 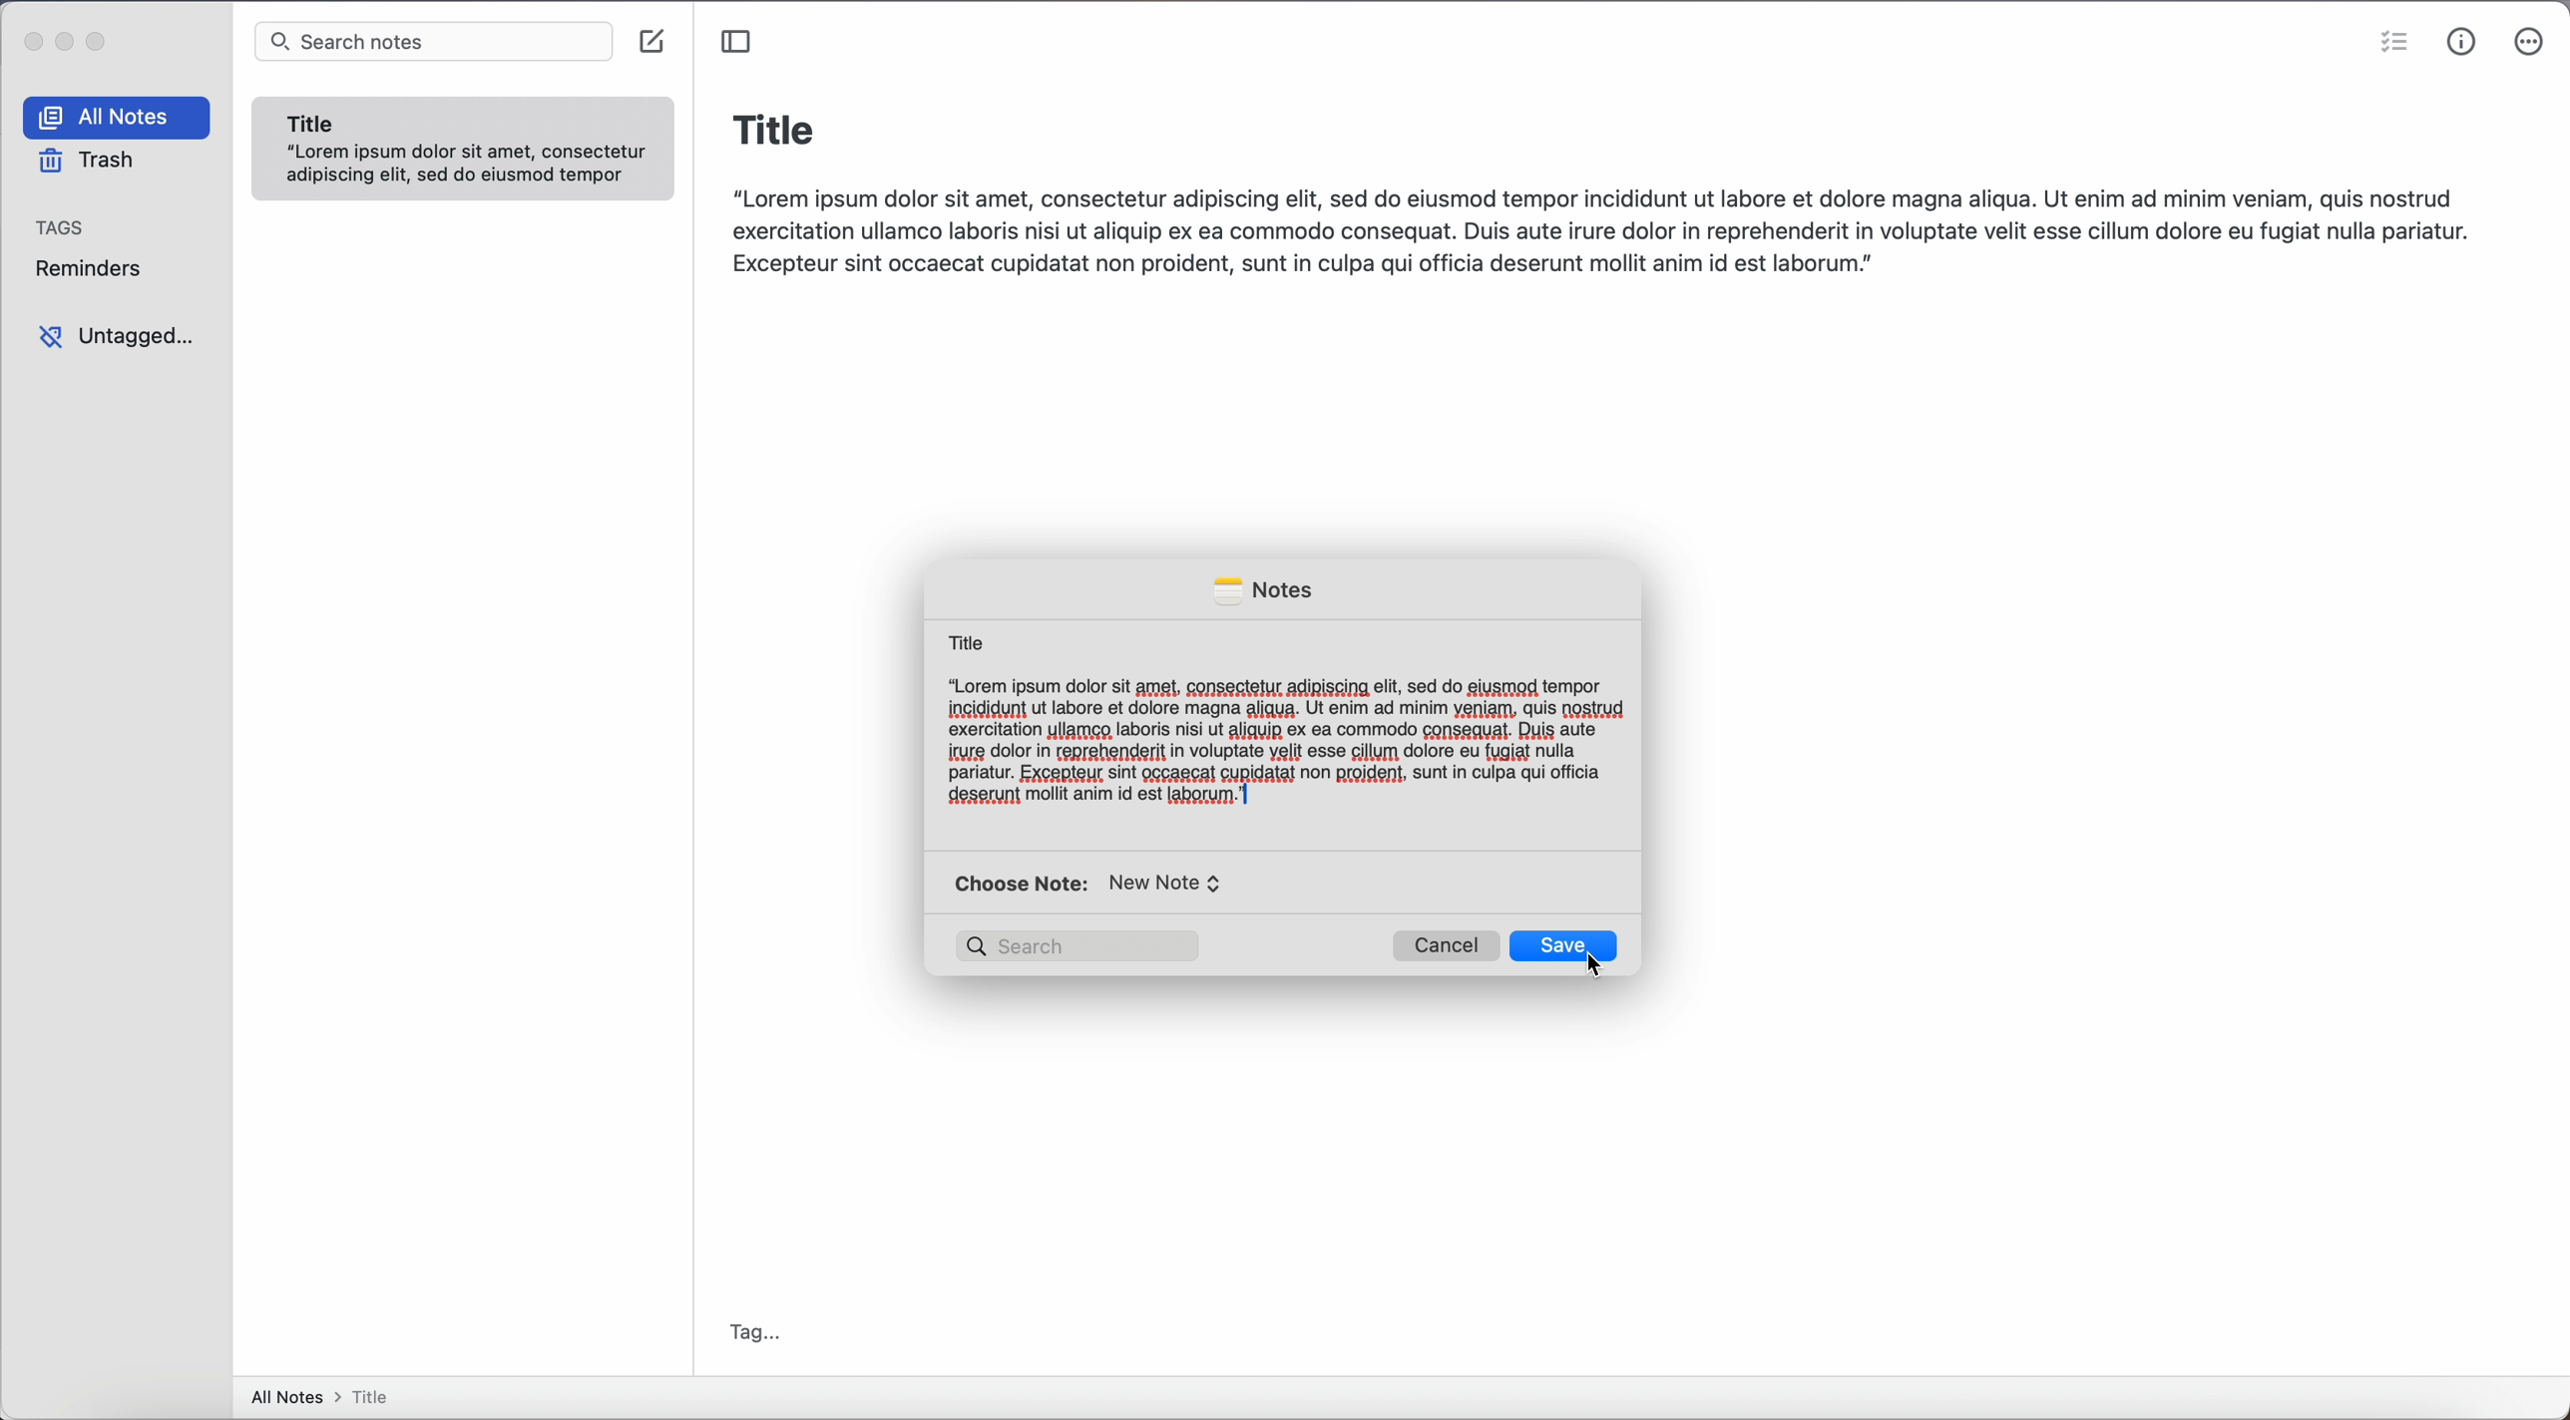 I want to click on tags, so click(x=64, y=225).